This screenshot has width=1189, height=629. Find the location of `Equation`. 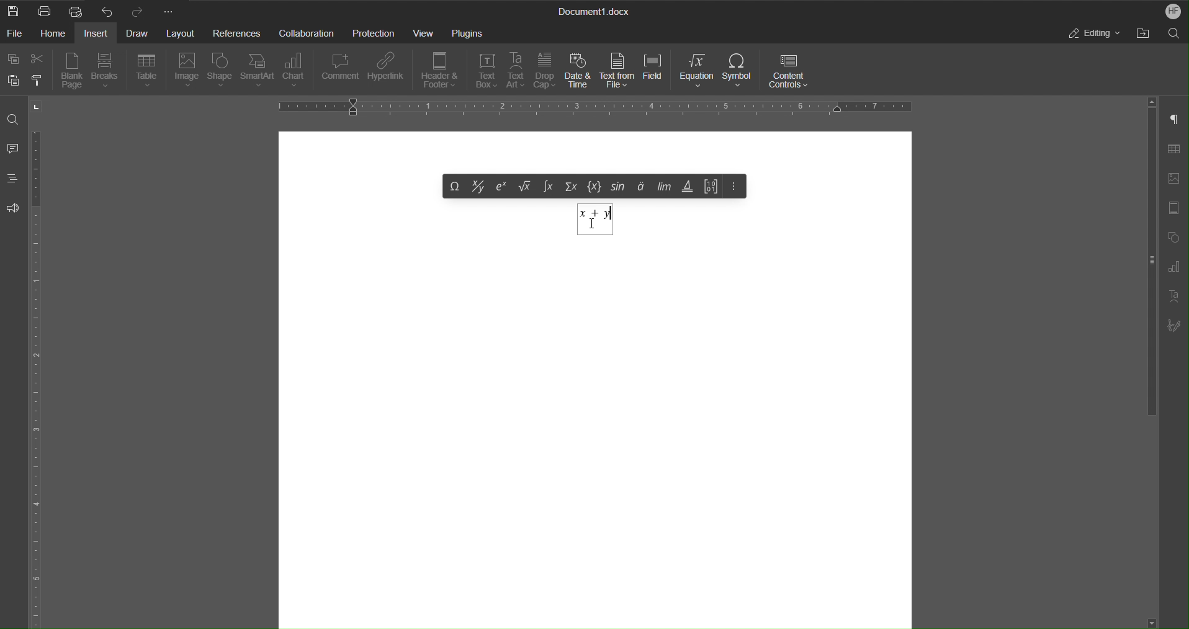

Equation is located at coordinates (696, 69).